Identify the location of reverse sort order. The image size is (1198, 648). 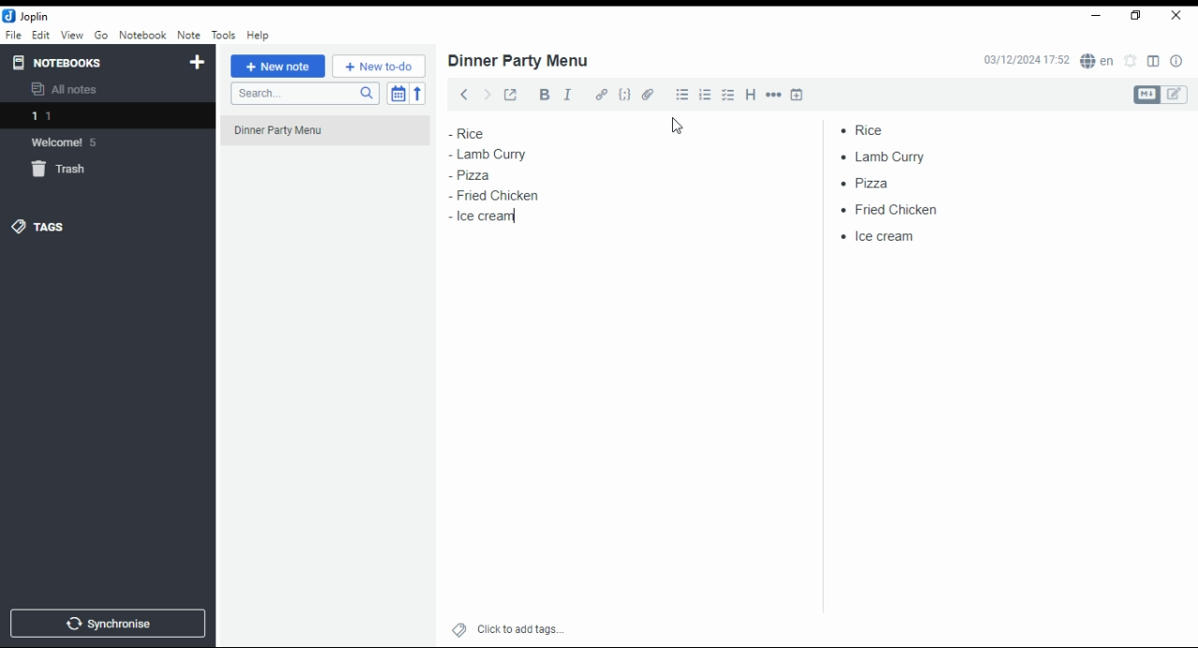
(419, 93).